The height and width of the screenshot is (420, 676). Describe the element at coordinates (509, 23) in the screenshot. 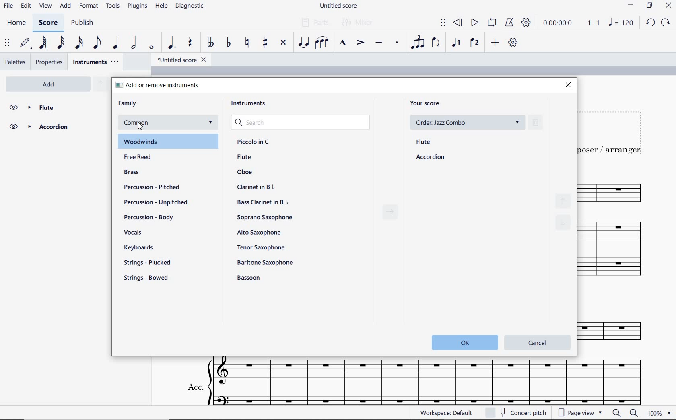

I see `metronome` at that location.